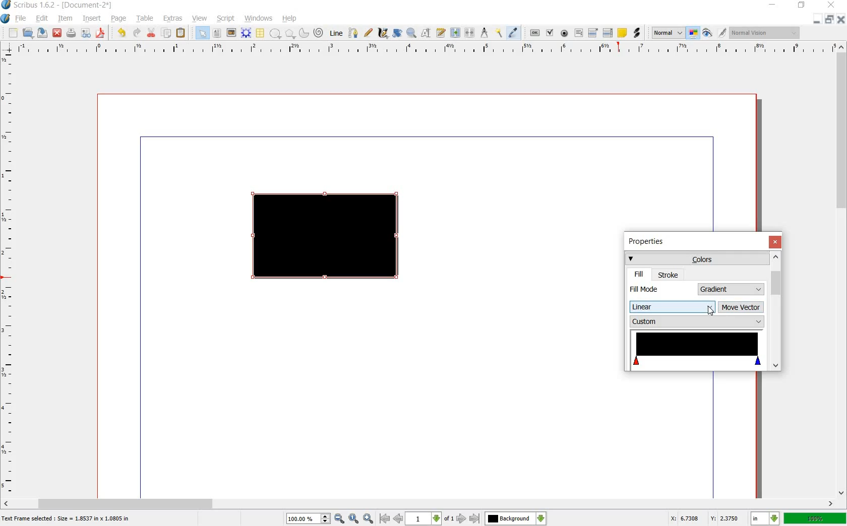 Image resolution: width=847 pixels, height=526 pixels. What do you see at coordinates (411, 34) in the screenshot?
I see `zoom in or out` at bounding box center [411, 34].